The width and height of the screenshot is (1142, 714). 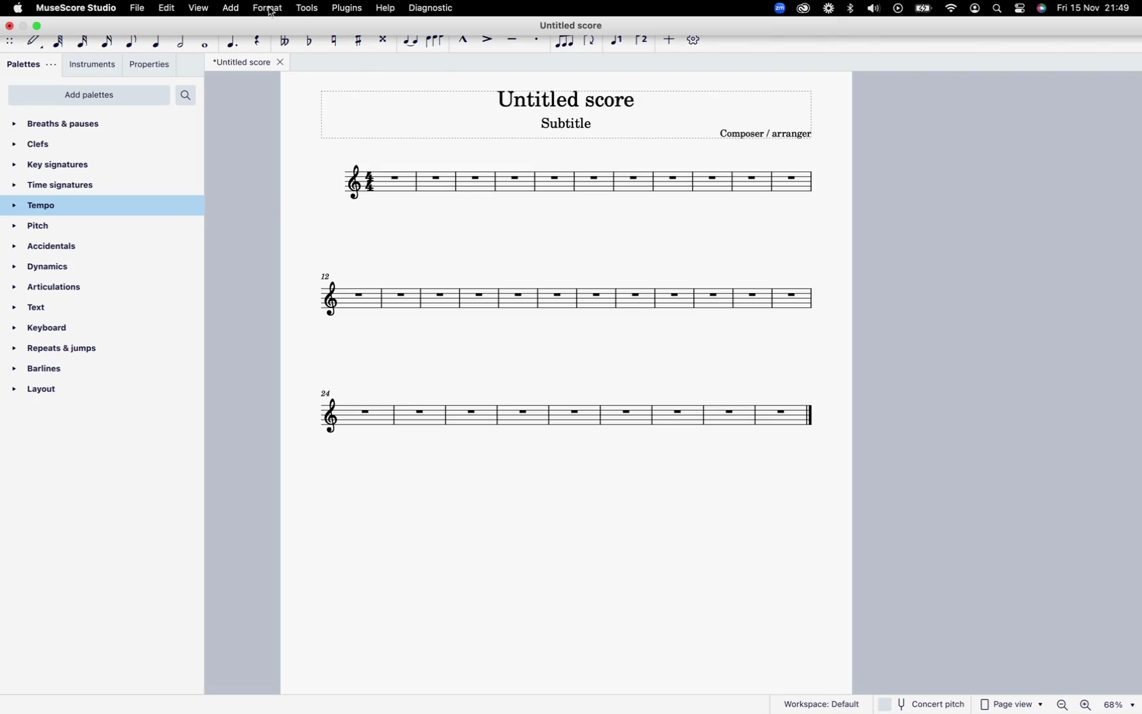 What do you see at coordinates (775, 7) in the screenshot?
I see `zoom` at bounding box center [775, 7].